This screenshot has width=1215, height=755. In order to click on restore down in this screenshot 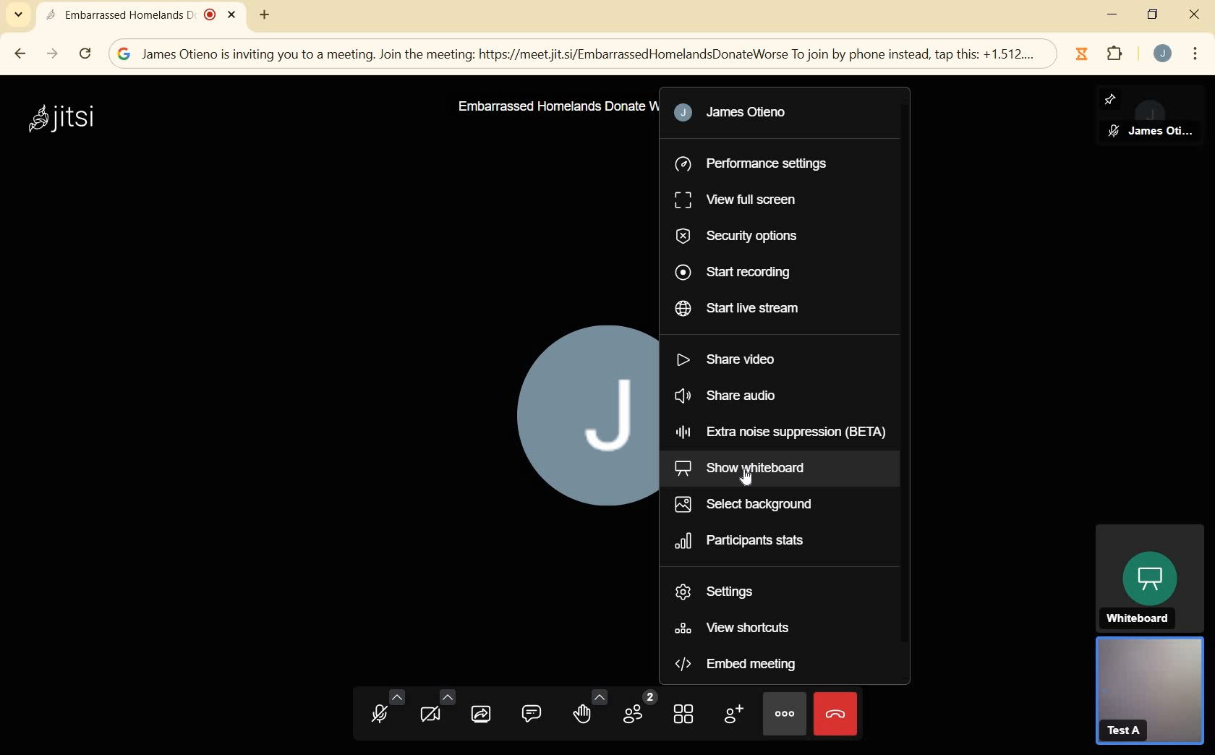, I will do `click(1153, 17)`.